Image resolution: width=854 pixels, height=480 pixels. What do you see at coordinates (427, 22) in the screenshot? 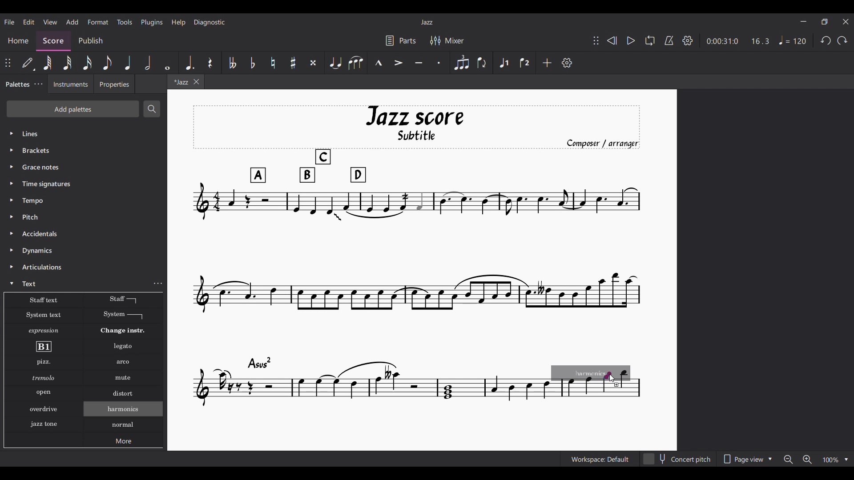
I see `Current score title` at bounding box center [427, 22].